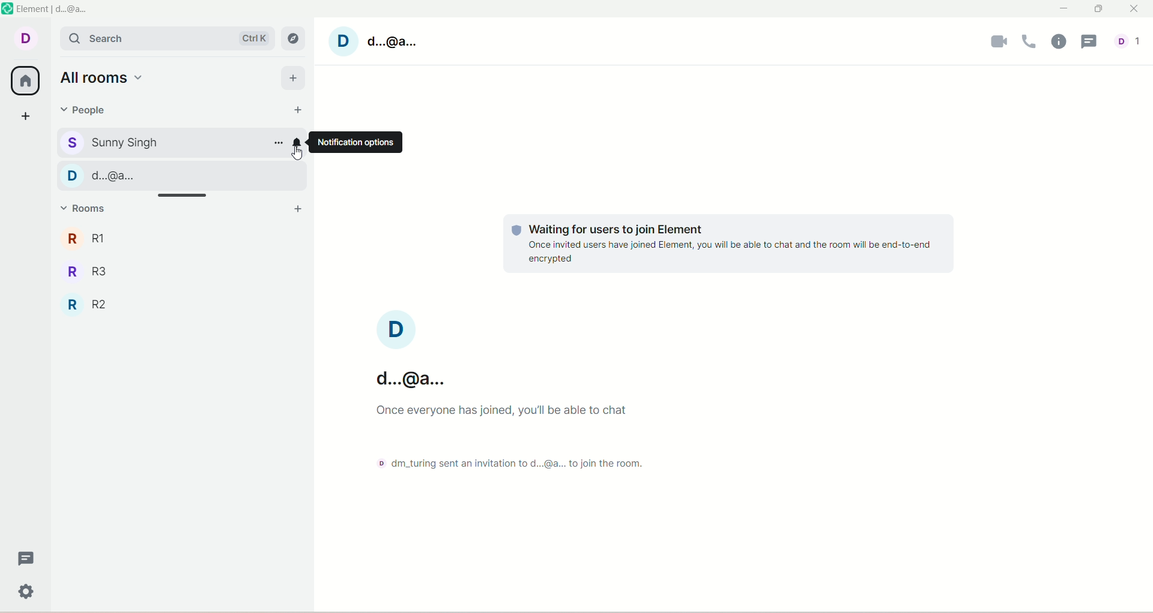 Image resolution: width=1153 pixels, height=613 pixels. What do you see at coordinates (55, 10) in the screenshot?
I see `element` at bounding box center [55, 10].